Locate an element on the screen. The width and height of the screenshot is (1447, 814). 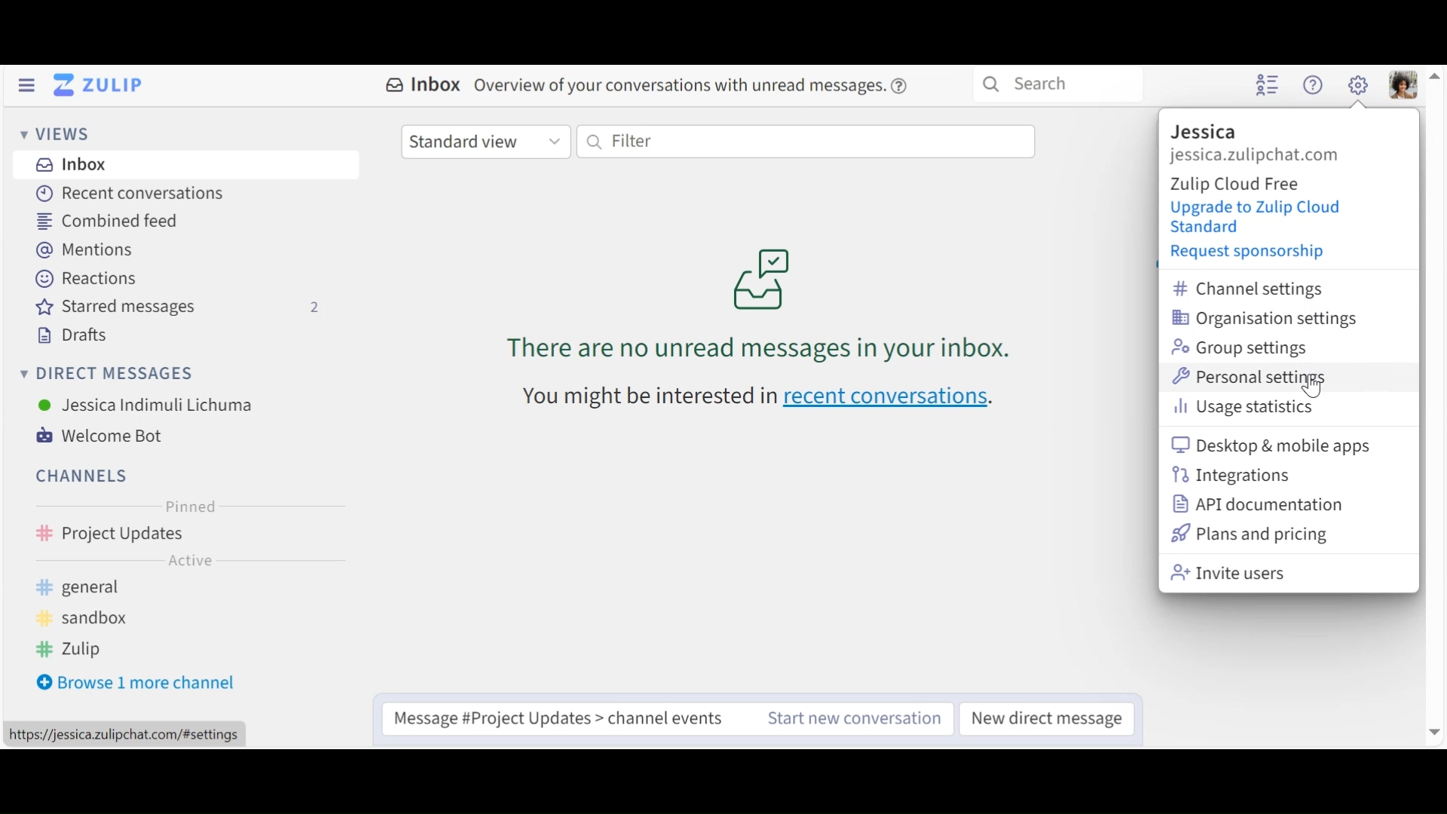
Filter by text is located at coordinates (804, 142).